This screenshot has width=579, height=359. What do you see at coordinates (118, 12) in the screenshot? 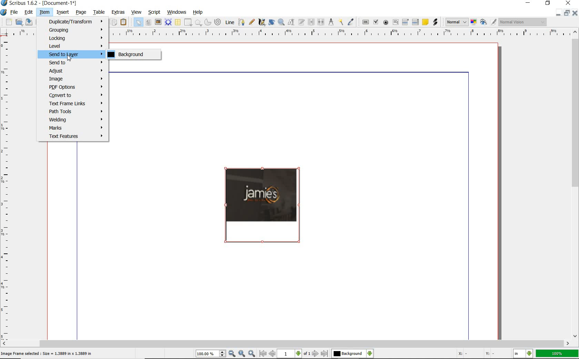
I see `extras` at bounding box center [118, 12].